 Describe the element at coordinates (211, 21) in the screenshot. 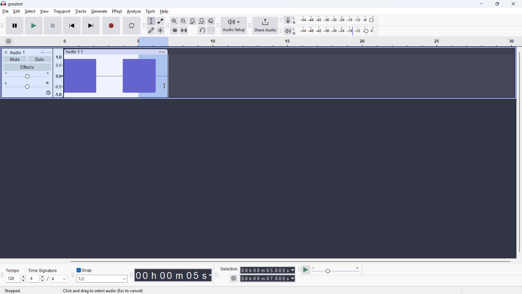

I see `Toggle zoom ` at that location.